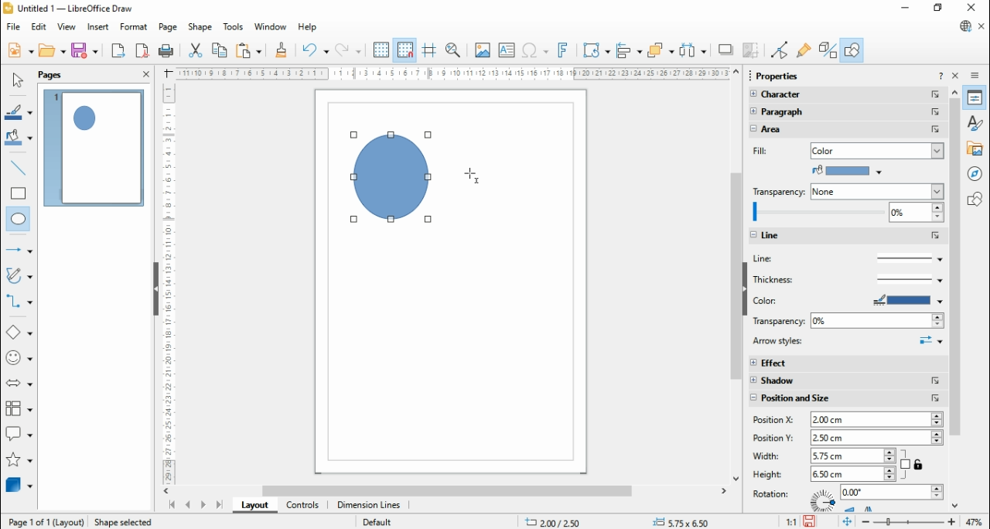 This screenshot has height=529, width=990. What do you see at coordinates (370, 505) in the screenshot?
I see `dimension lines` at bounding box center [370, 505].